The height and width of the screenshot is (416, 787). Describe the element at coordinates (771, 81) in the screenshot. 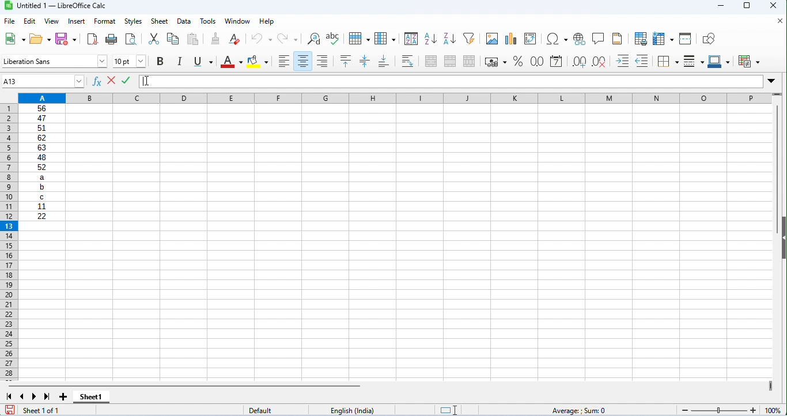

I see `Expand/Collapse` at that location.